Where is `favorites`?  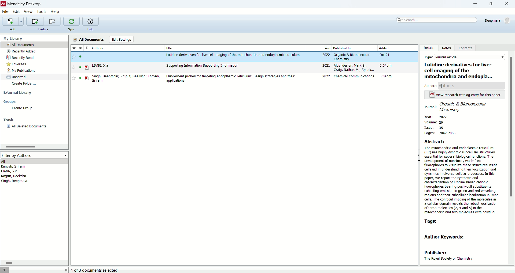
favorites is located at coordinates (17, 65).